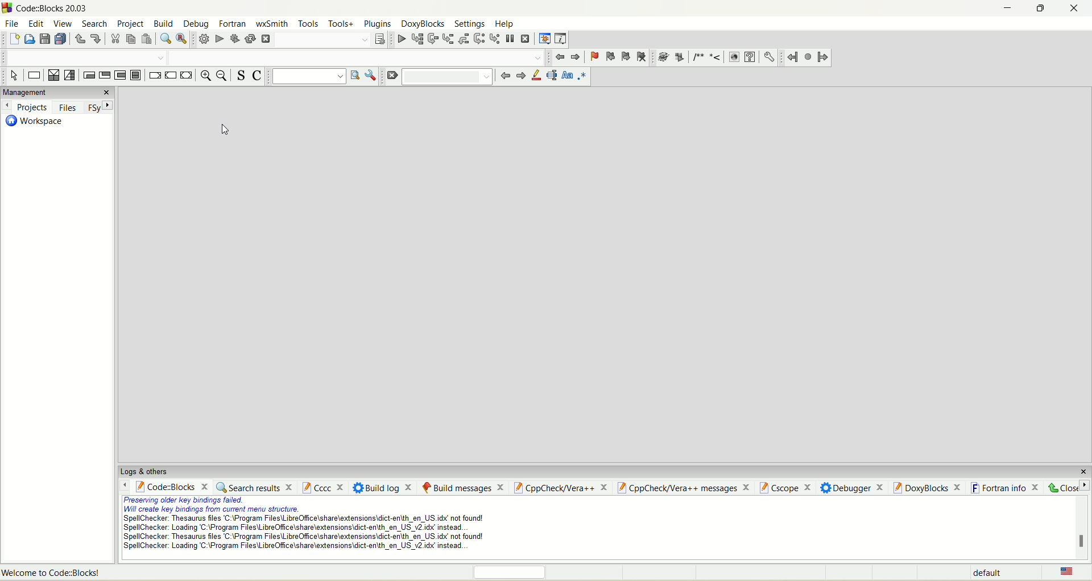  Describe the element at coordinates (186, 76) in the screenshot. I see `return instruction` at that location.